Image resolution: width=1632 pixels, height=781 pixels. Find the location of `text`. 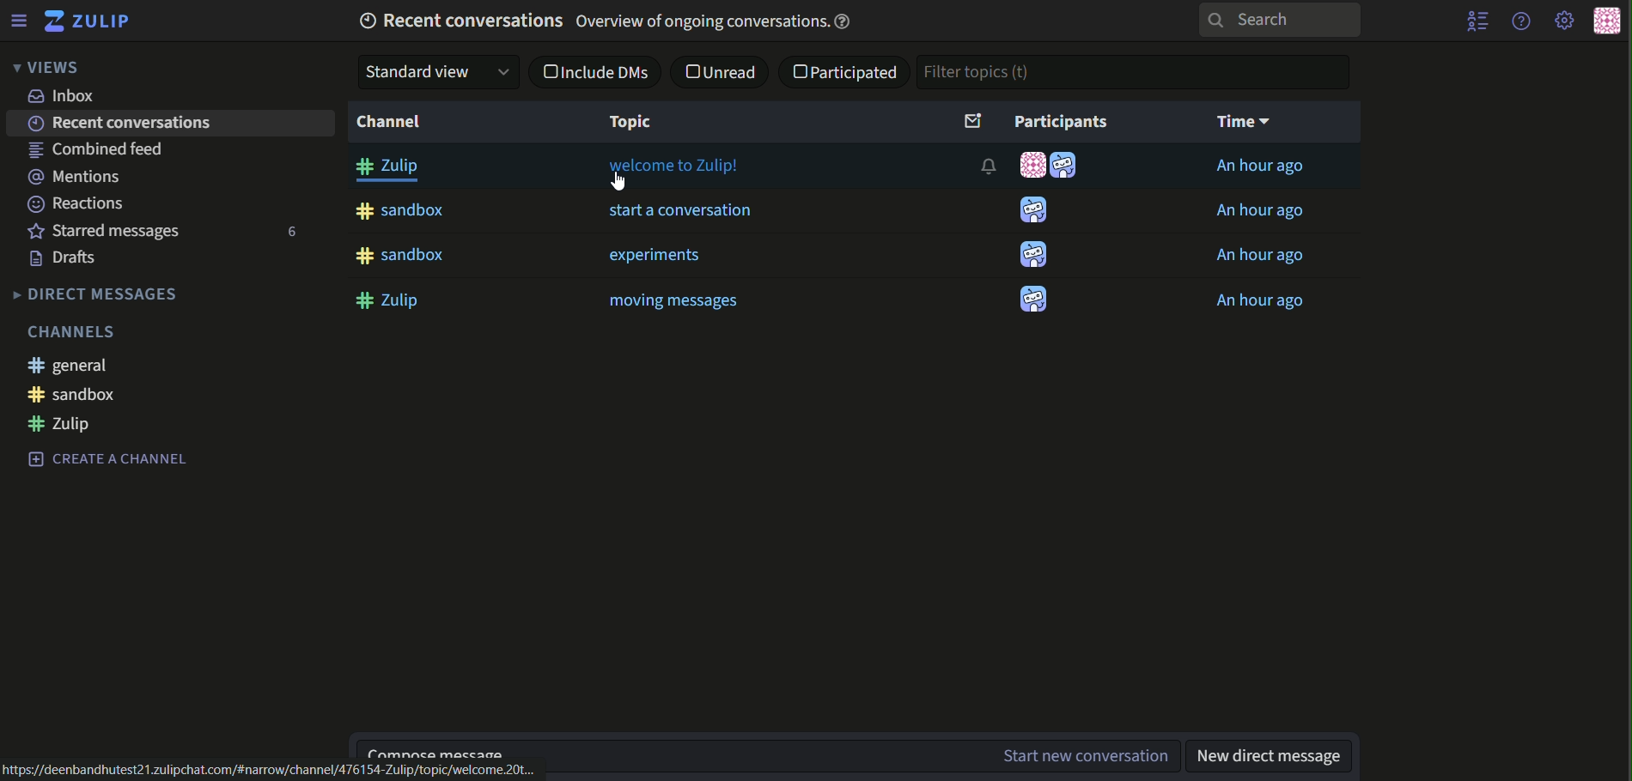

text is located at coordinates (1264, 302).